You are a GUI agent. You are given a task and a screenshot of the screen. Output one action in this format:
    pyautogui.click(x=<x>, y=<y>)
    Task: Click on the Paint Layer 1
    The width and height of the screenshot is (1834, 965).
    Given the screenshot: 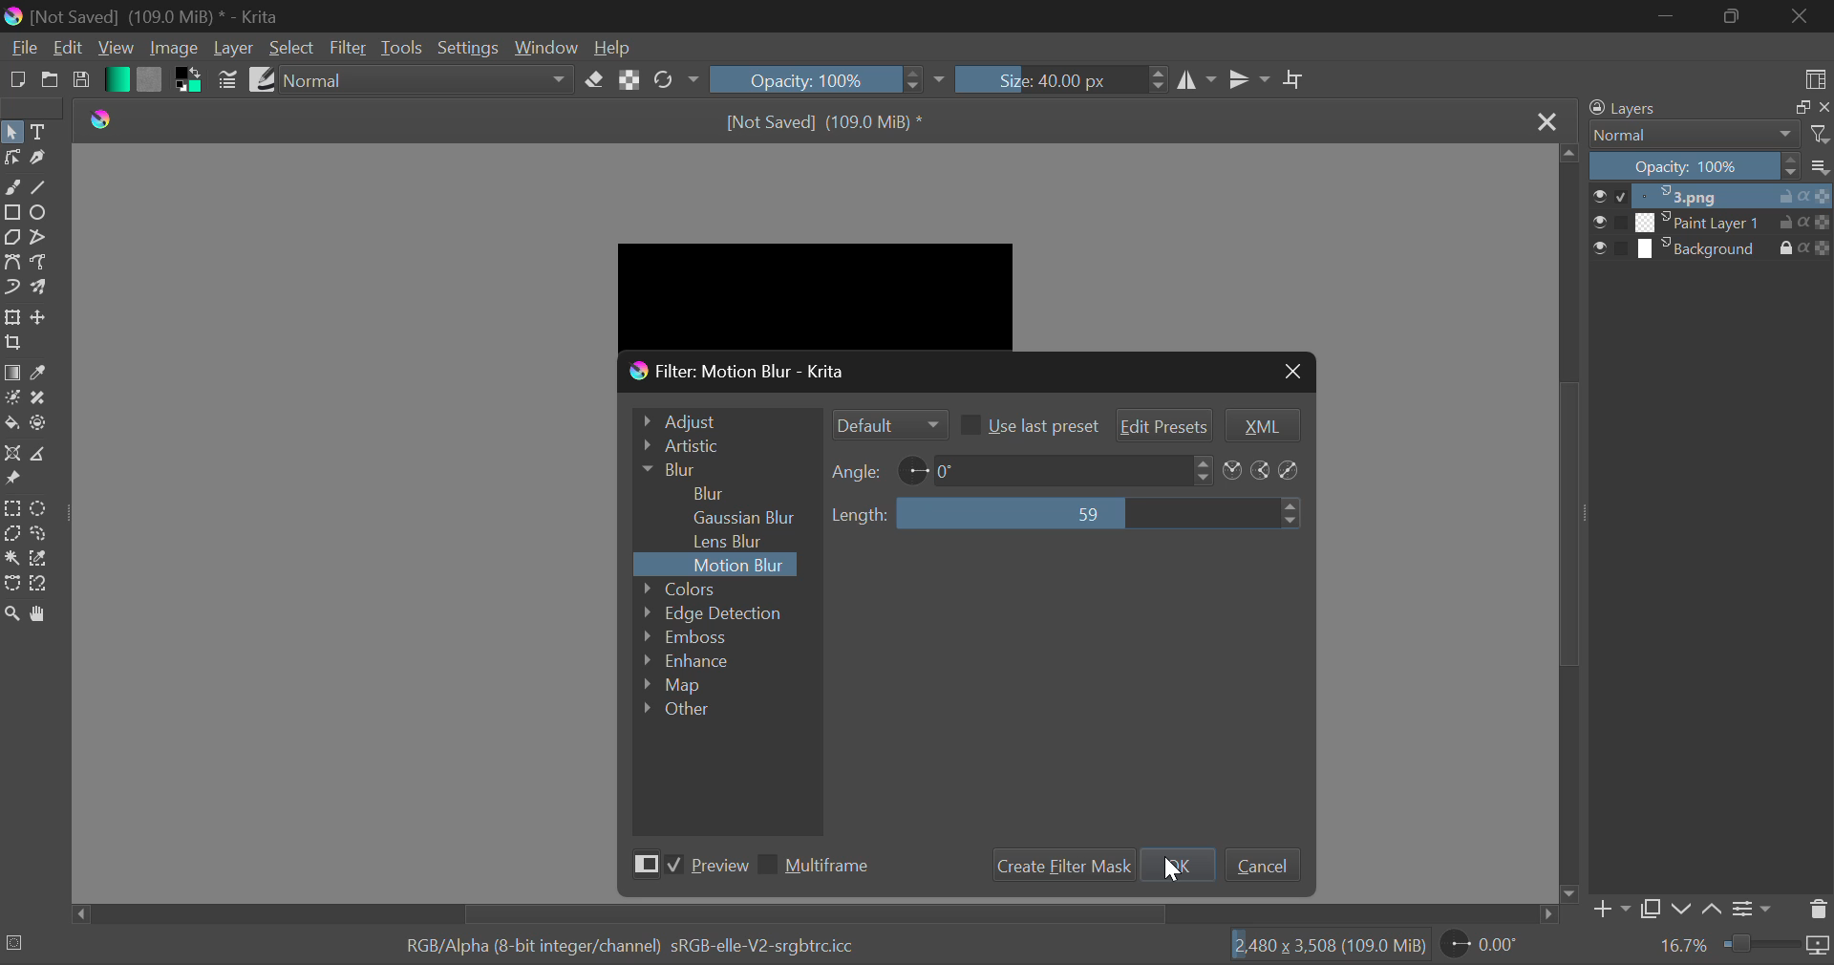 What is the action you would take?
    pyautogui.click(x=1714, y=223)
    